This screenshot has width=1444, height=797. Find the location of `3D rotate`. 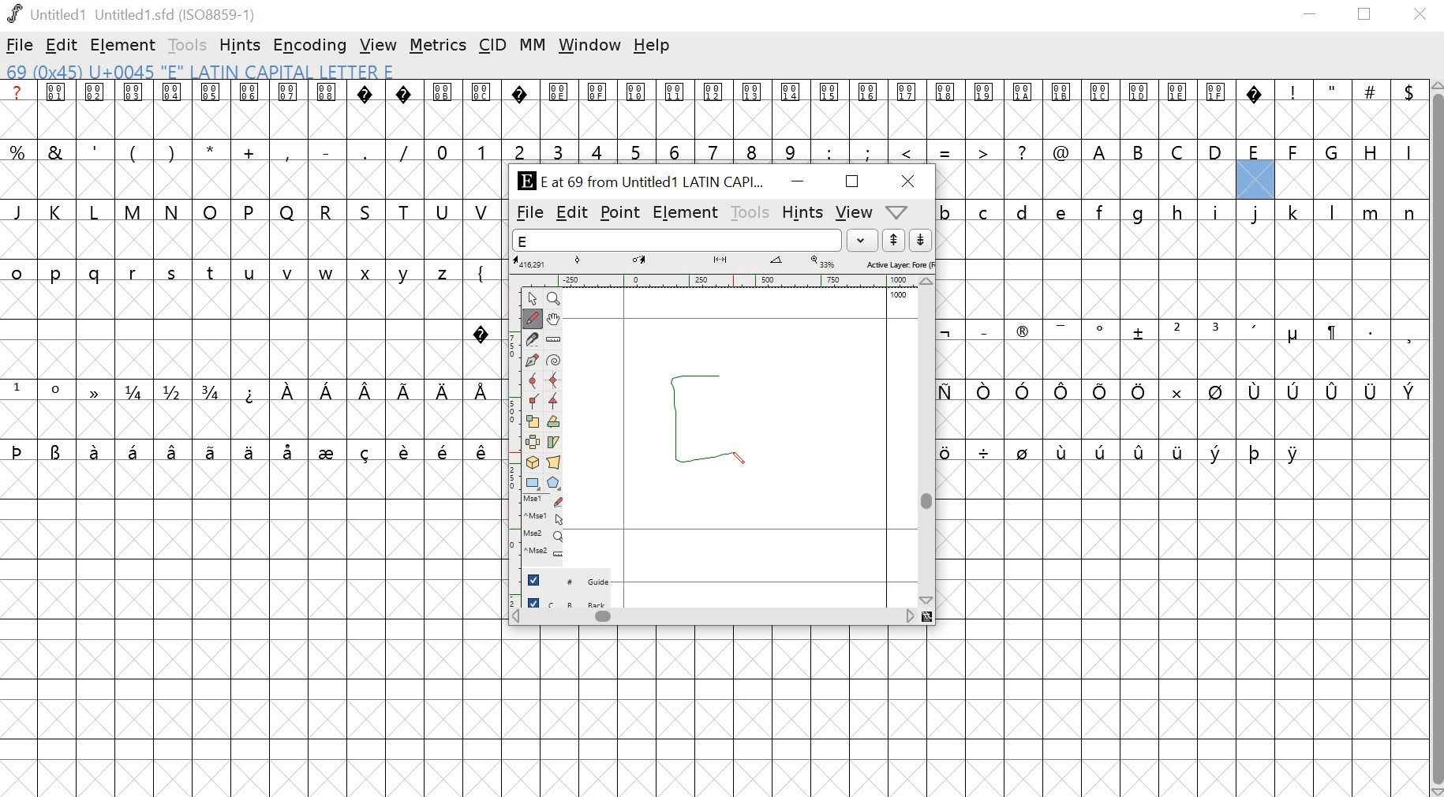

3D rotate is located at coordinates (533, 464).